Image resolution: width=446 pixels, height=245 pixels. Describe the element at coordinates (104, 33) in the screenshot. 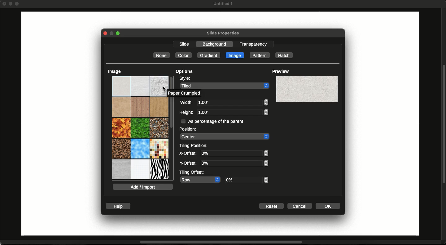

I see `Close` at that location.